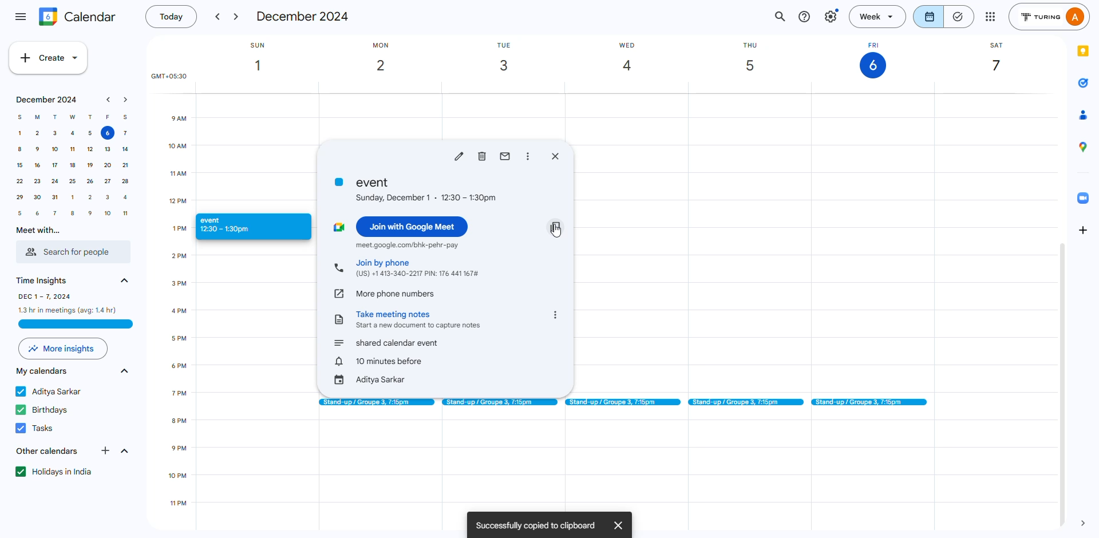  Describe the element at coordinates (238, 17) in the screenshot. I see `next` at that location.